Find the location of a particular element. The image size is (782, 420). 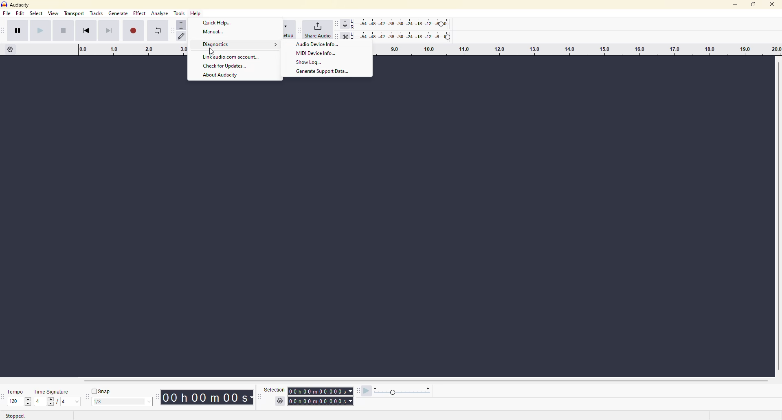

value is located at coordinates (15, 401).